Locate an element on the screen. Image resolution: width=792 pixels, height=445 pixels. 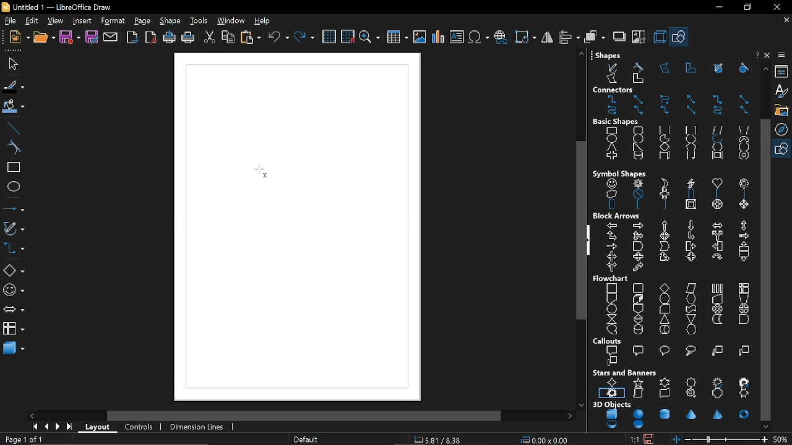
Navigator is located at coordinates (783, 129).